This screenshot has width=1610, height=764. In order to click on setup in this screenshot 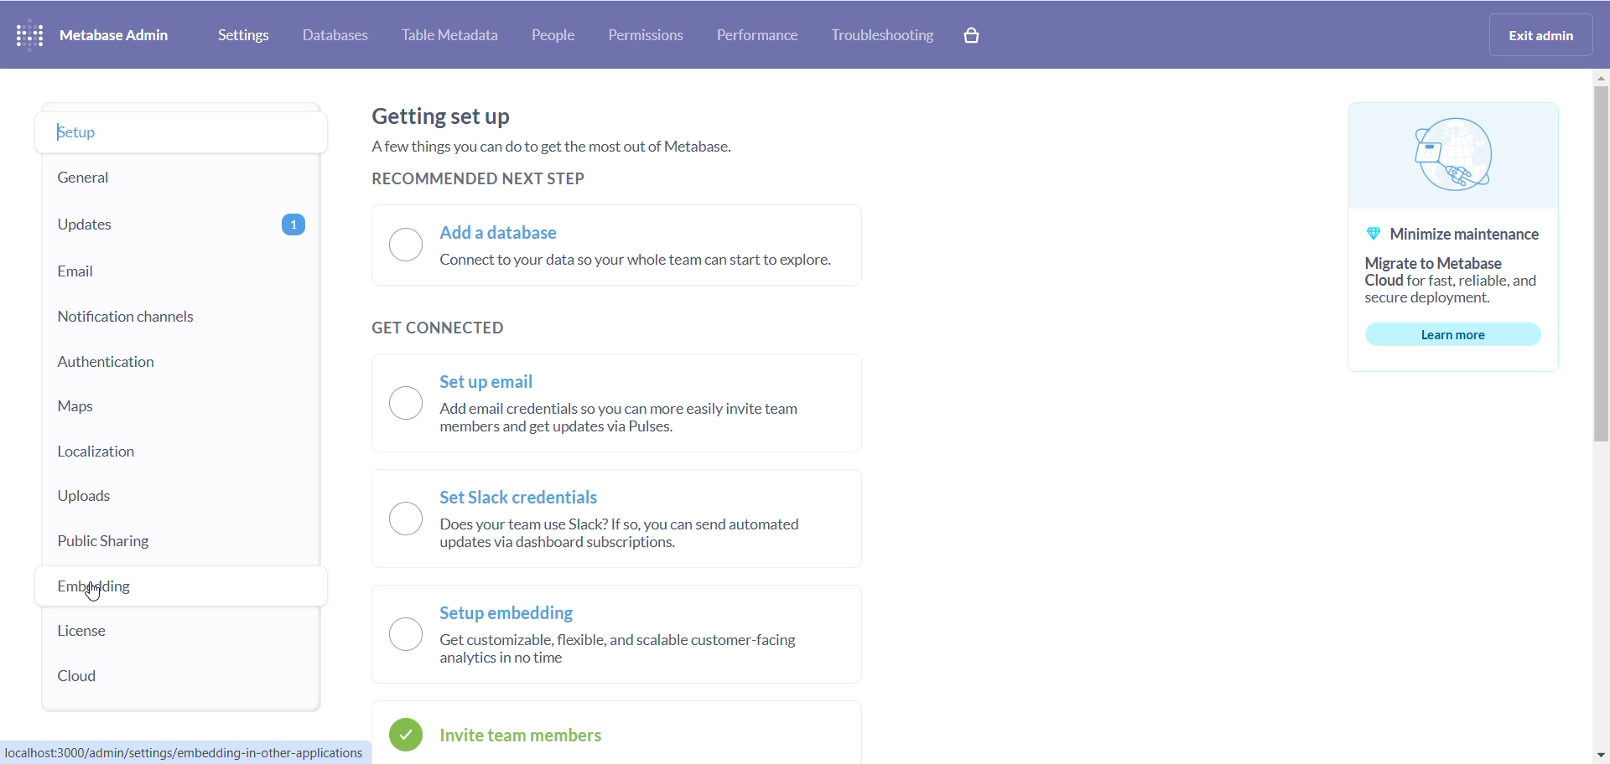, I will do `click(175, 136)`.